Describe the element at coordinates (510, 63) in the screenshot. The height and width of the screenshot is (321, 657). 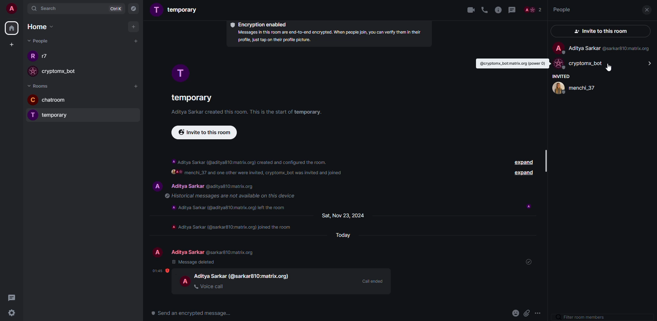
I see `id` at that location.